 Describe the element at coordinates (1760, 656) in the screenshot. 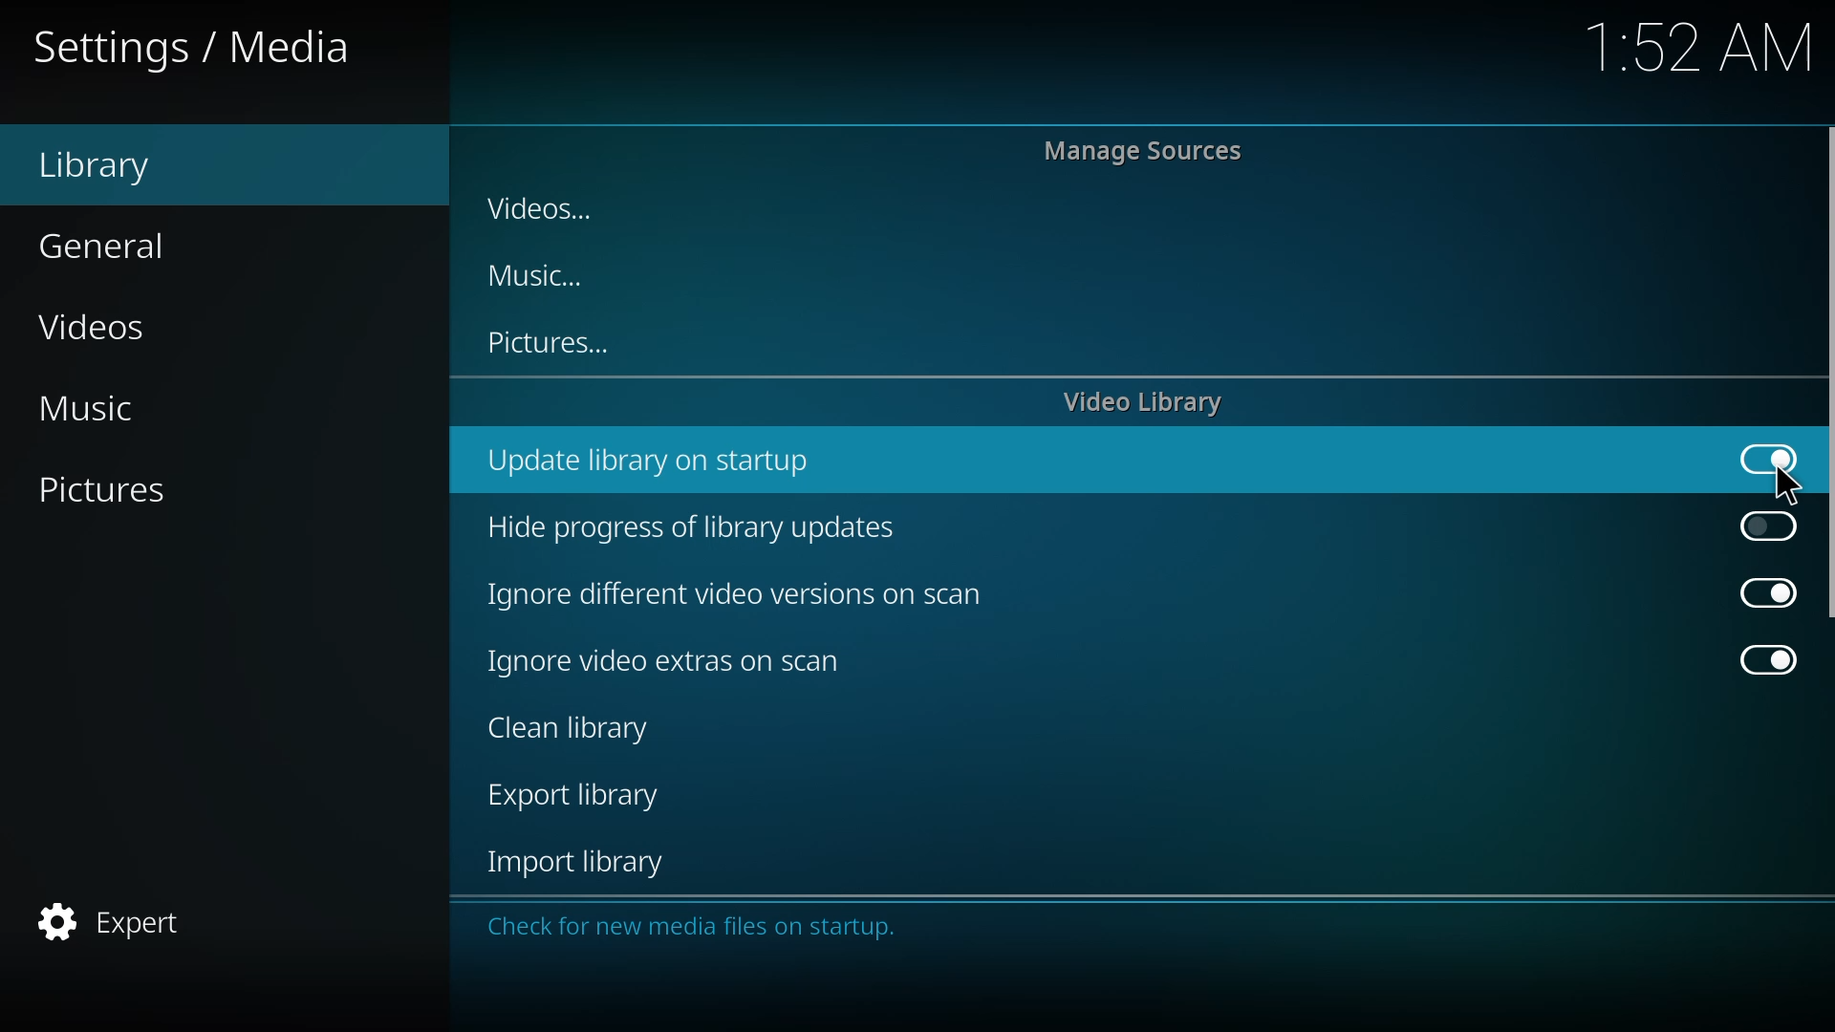

I see `enabled` at that location.